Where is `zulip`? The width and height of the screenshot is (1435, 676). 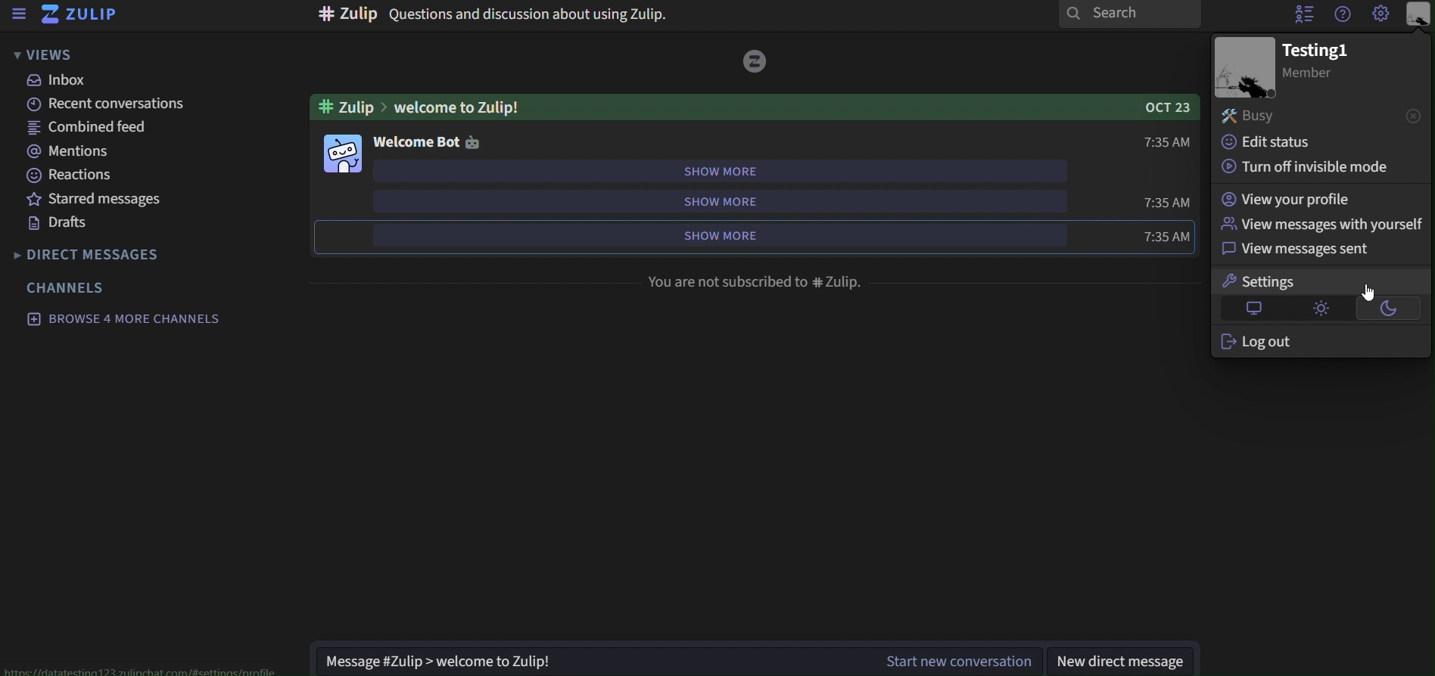
zulip is located at coordinates (86, 15).